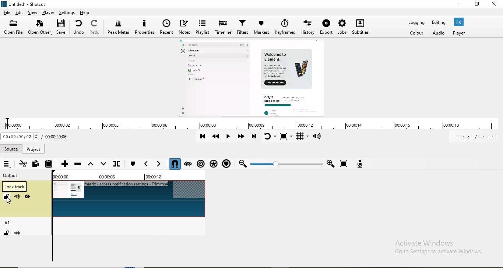  What do you see at coordinates (7, 234) in the screenshot?
I see `Lock` at bounding box center [7, 234].